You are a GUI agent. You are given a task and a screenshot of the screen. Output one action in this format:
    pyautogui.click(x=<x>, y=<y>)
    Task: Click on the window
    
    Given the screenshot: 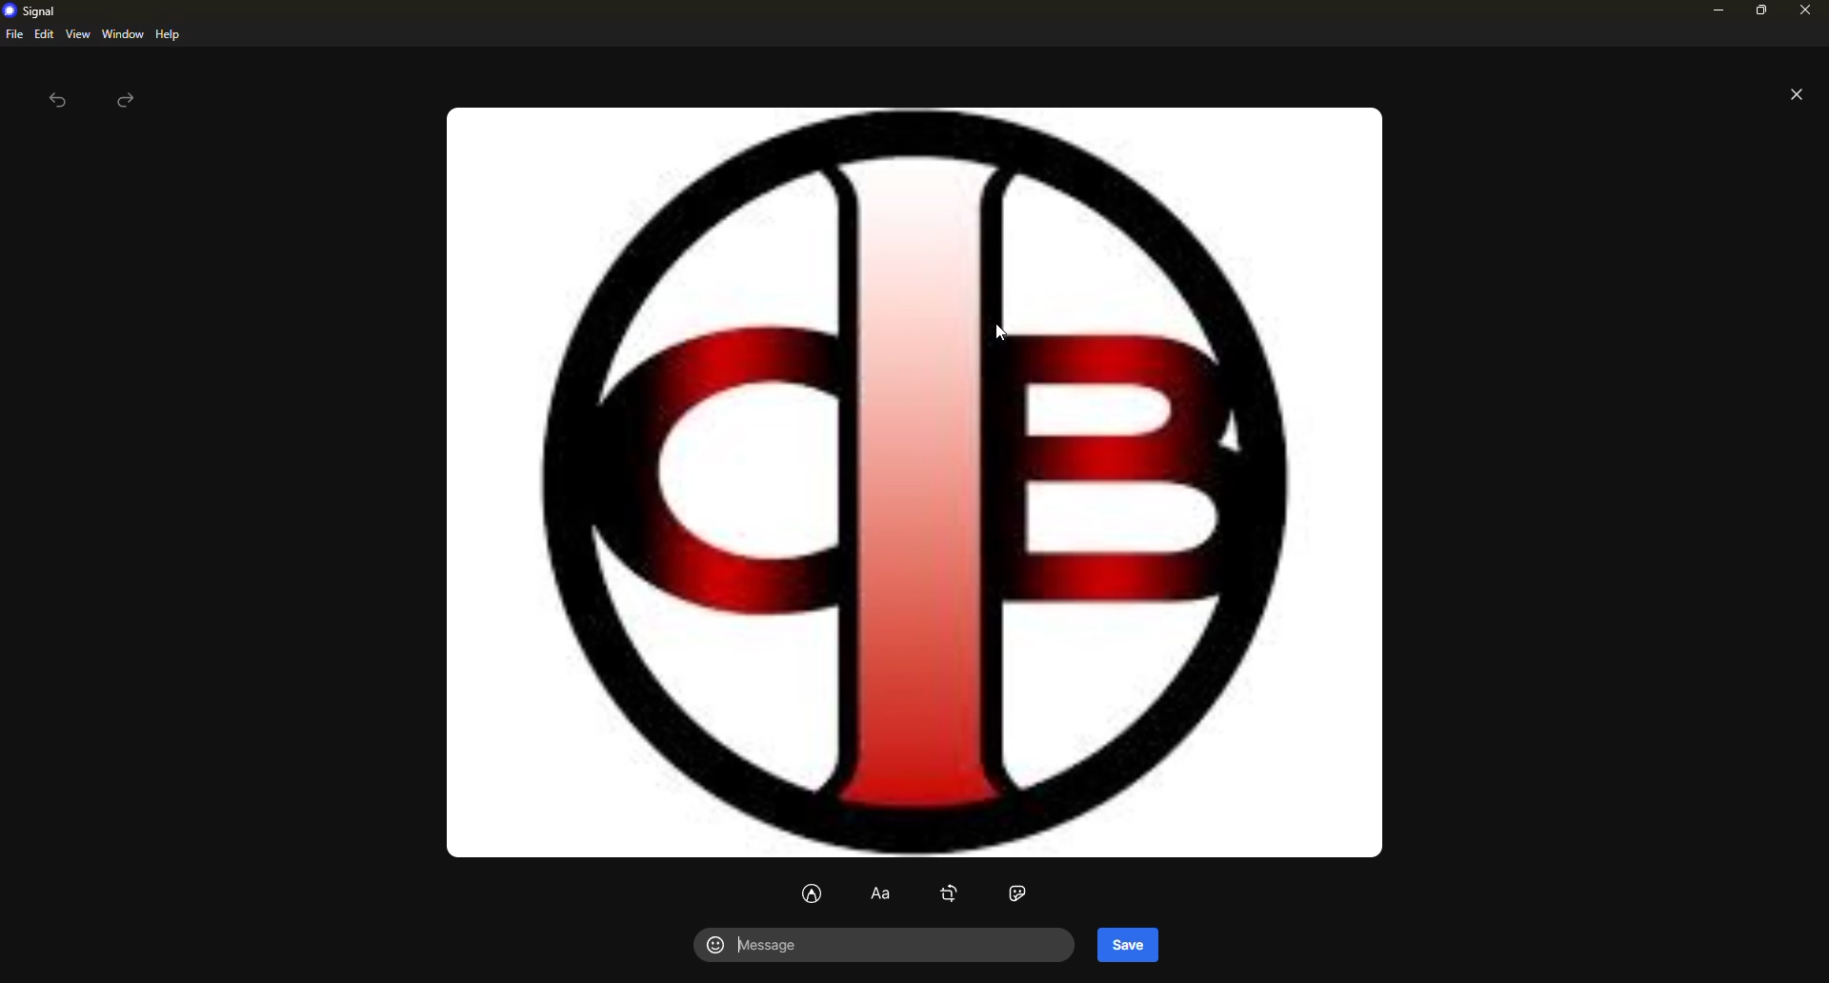 What is the action you would take?
    pyautogui.click(x=123, y=34)
    